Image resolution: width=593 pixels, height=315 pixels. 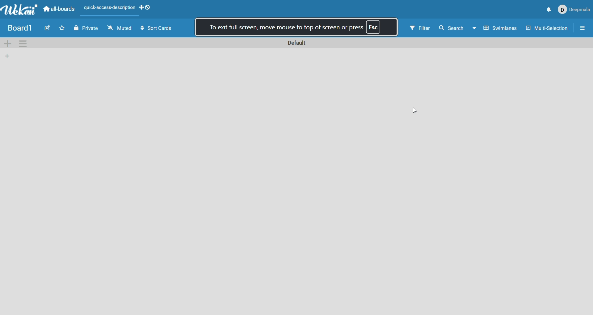 I want to click on add swimlane, so click(x=8, y=44).